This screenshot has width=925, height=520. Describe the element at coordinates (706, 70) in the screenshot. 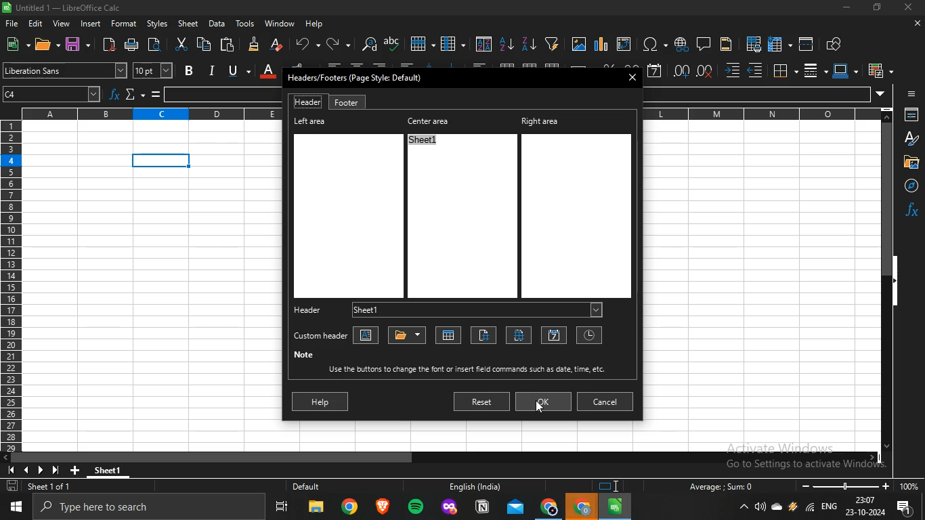

I see `delete decimal place` at that location.